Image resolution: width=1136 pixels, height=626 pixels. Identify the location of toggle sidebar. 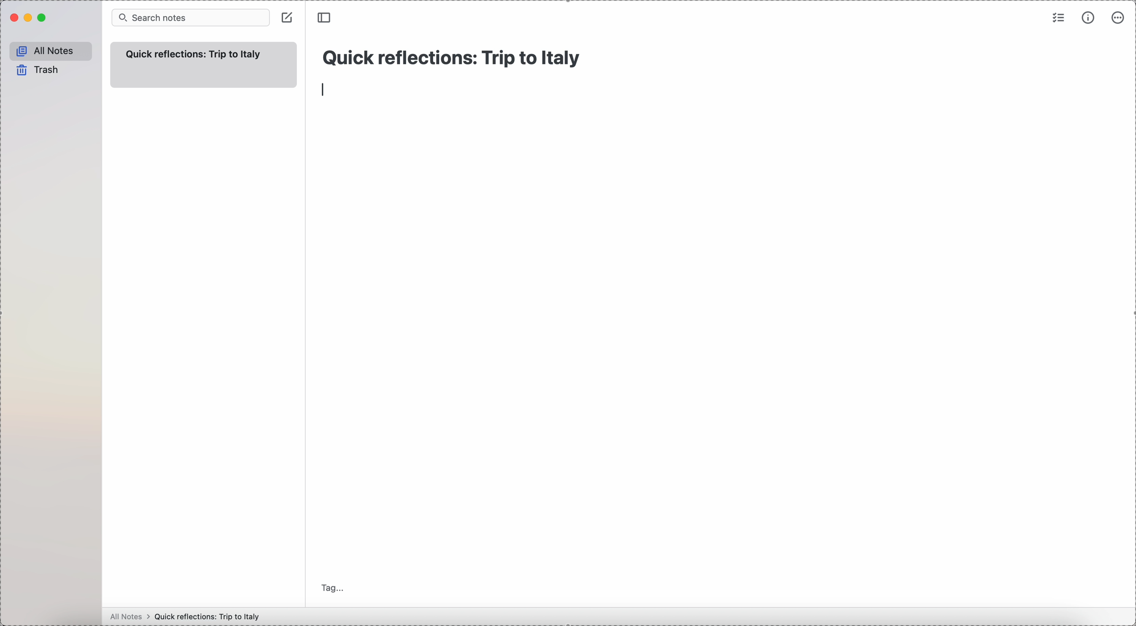
(325, 18).